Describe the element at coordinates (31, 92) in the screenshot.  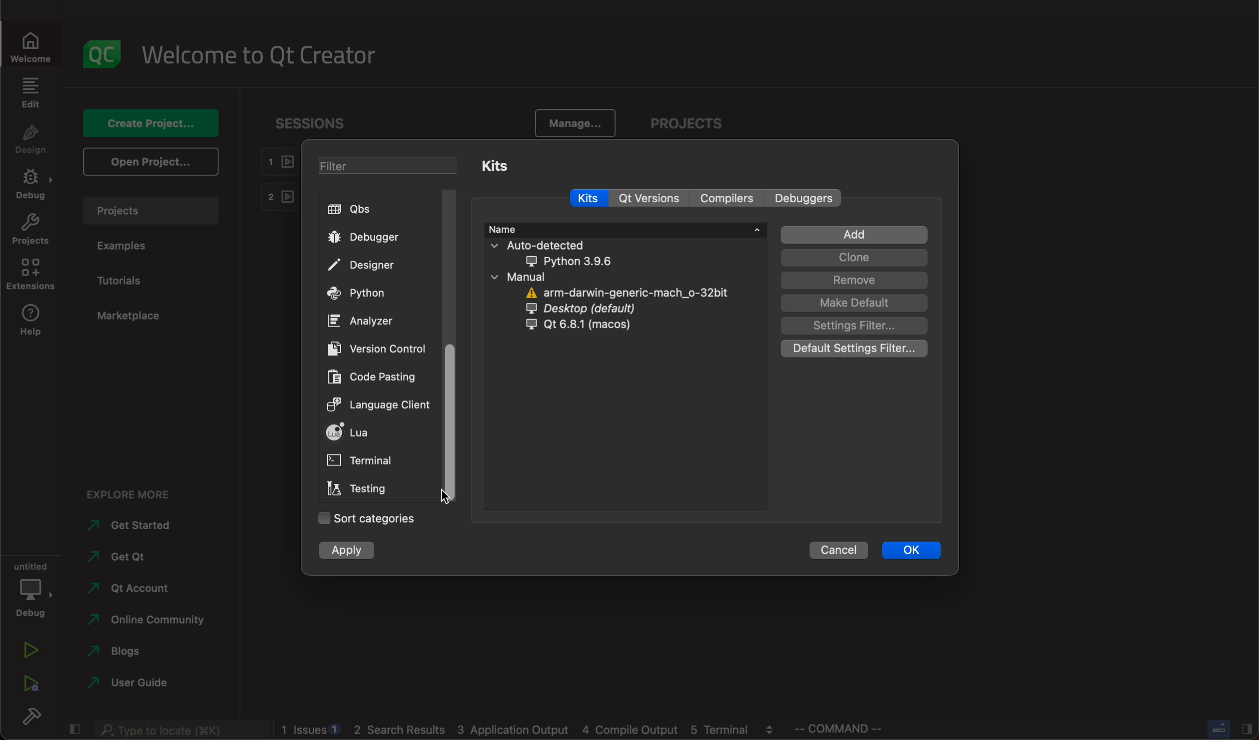
I see `edit` at that location.